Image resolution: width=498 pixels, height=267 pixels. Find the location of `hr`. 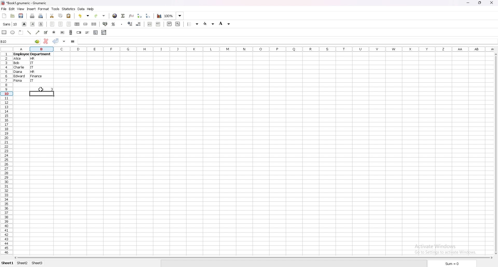

hr is located at coordinates (32, 59).